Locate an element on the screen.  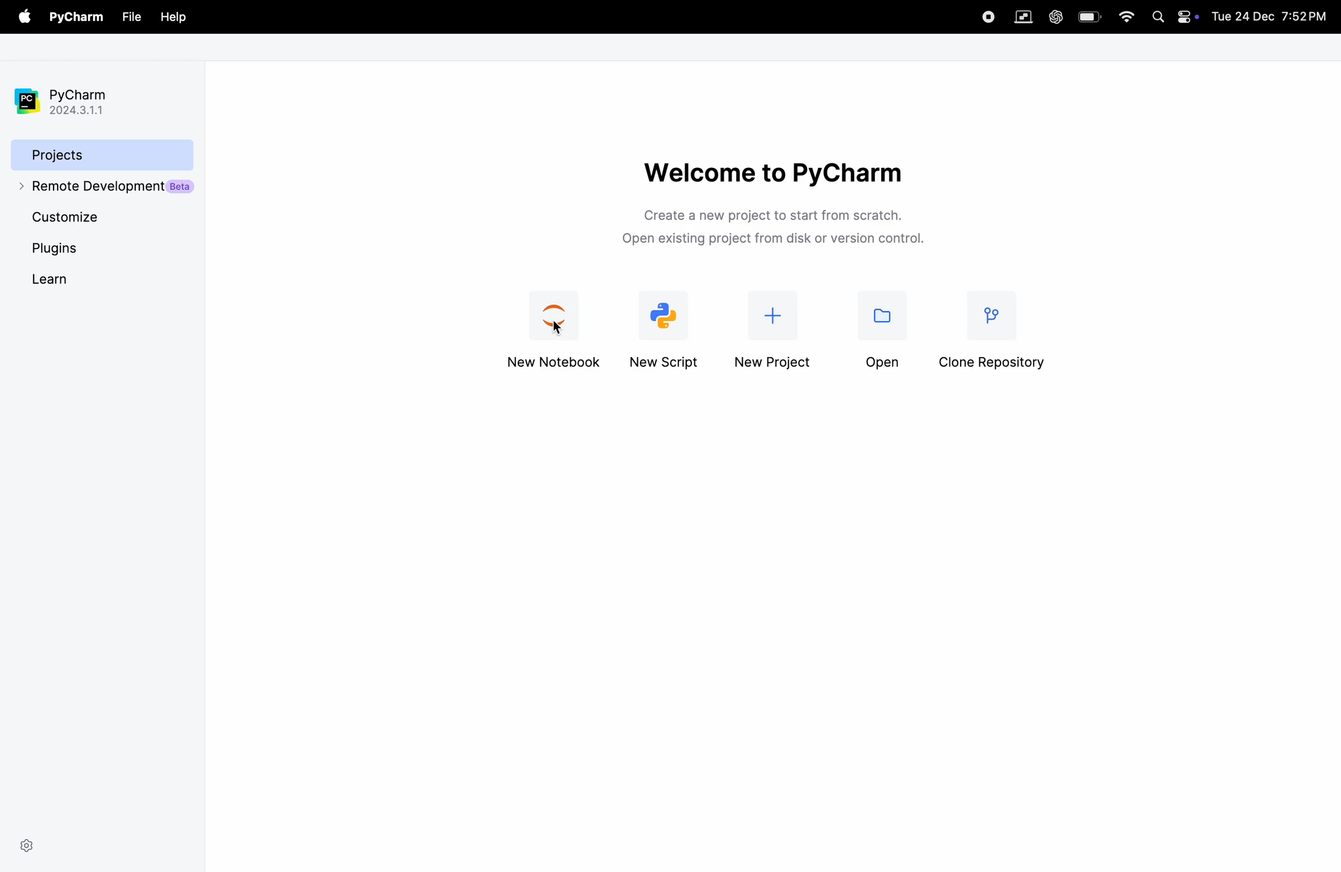
welcome to pycharm is located at coordinates (766, 171).